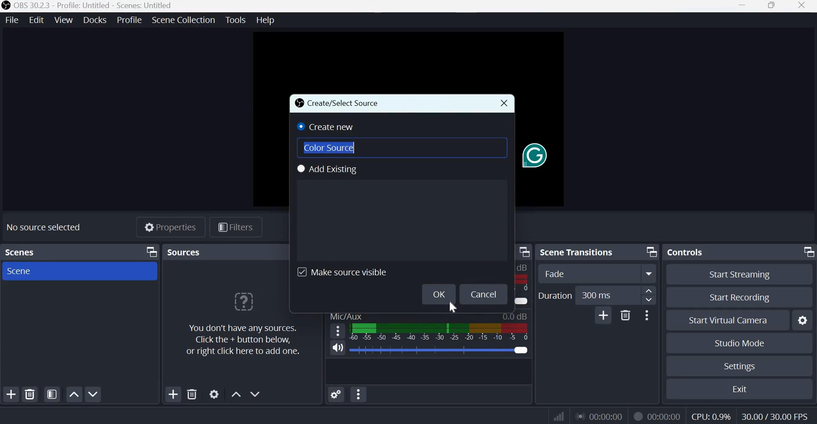  Describe the element at coordinates (637, 416) in the screenshot. I see `Live Duration Timer` at that location.